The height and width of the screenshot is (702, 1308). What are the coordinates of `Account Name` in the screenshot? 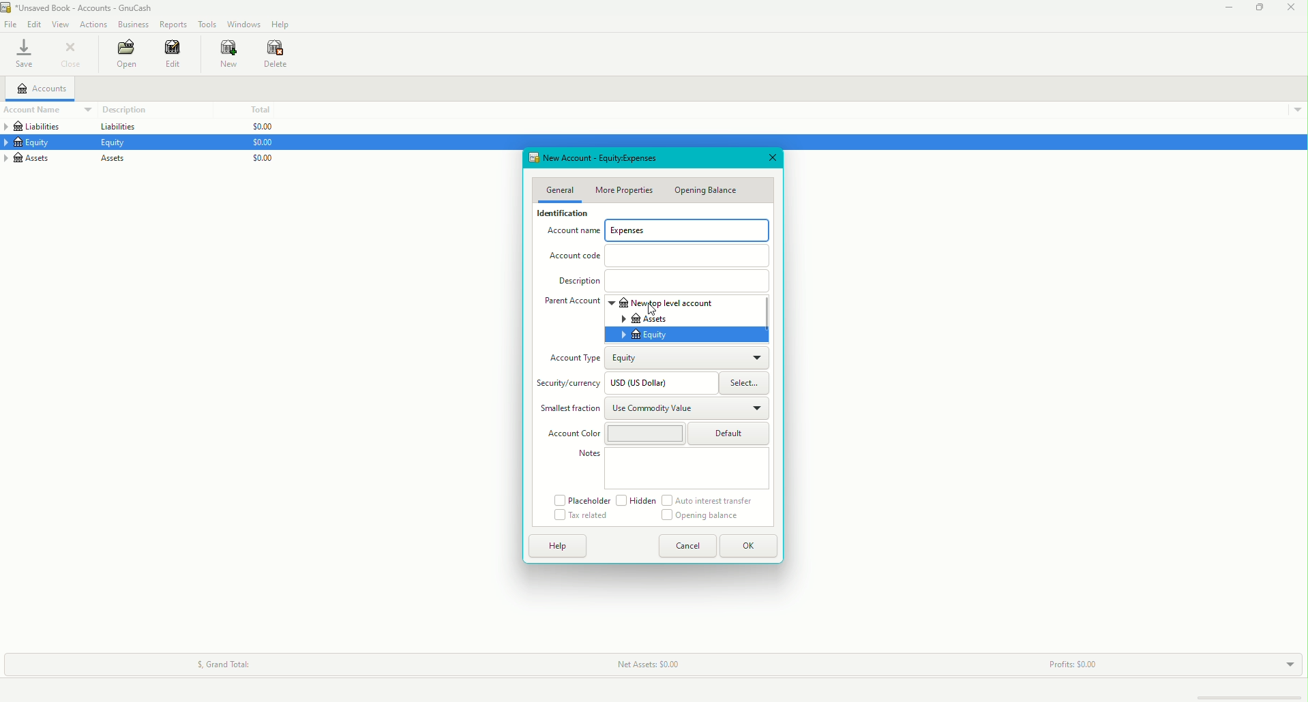 It's located at (40, 110).